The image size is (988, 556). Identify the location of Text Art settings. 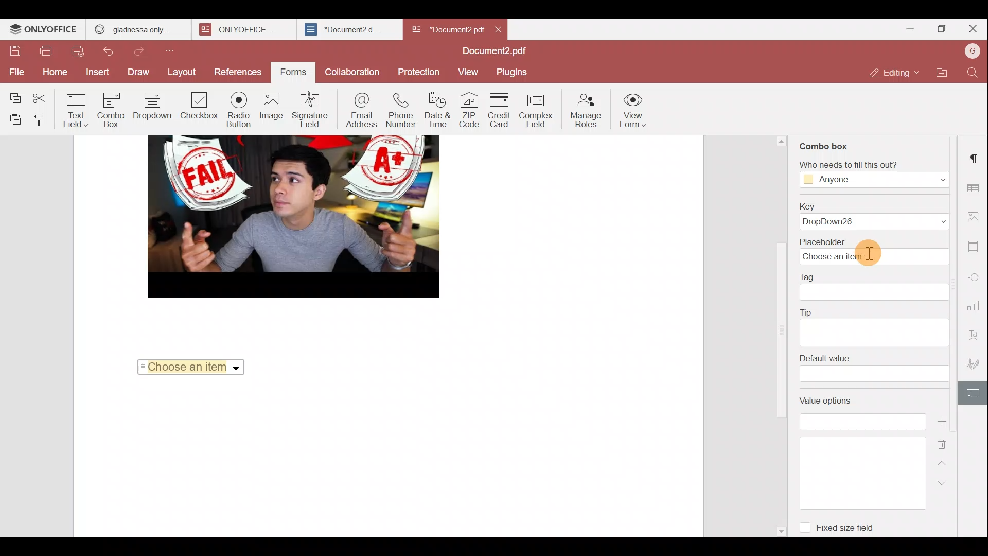
(976, 334).